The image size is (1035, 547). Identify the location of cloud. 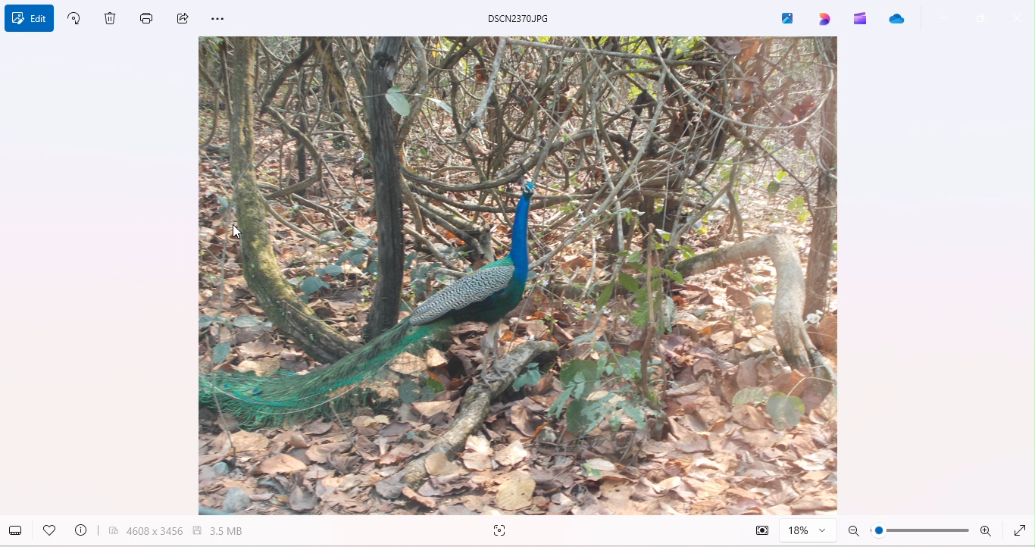
(899, 20).